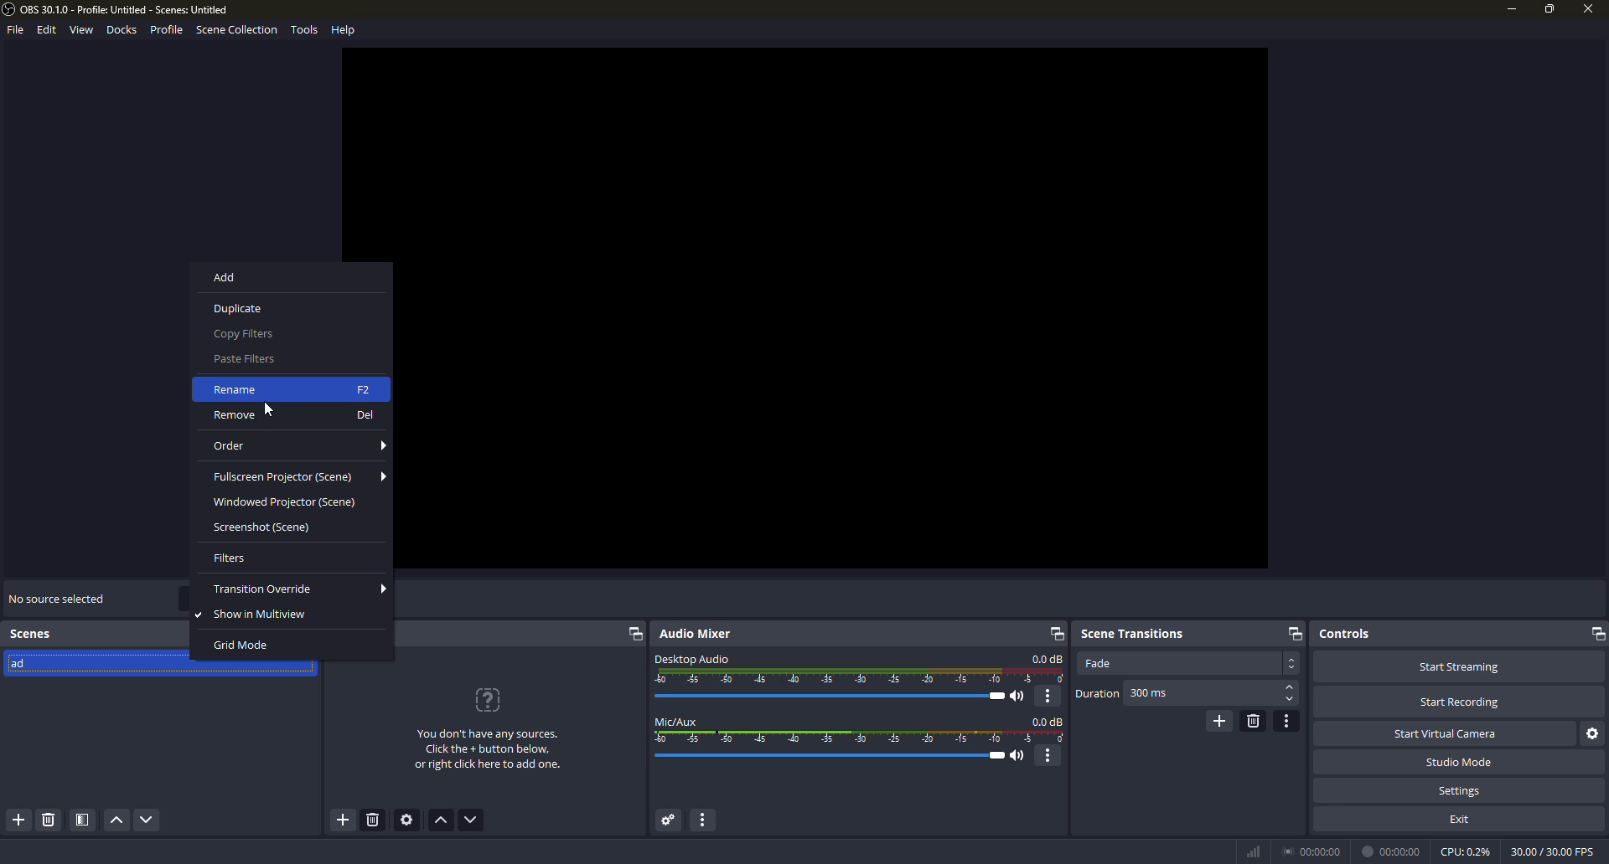 The image size is (1609, 864). I want to click on Rename F2, so click(291, 388).